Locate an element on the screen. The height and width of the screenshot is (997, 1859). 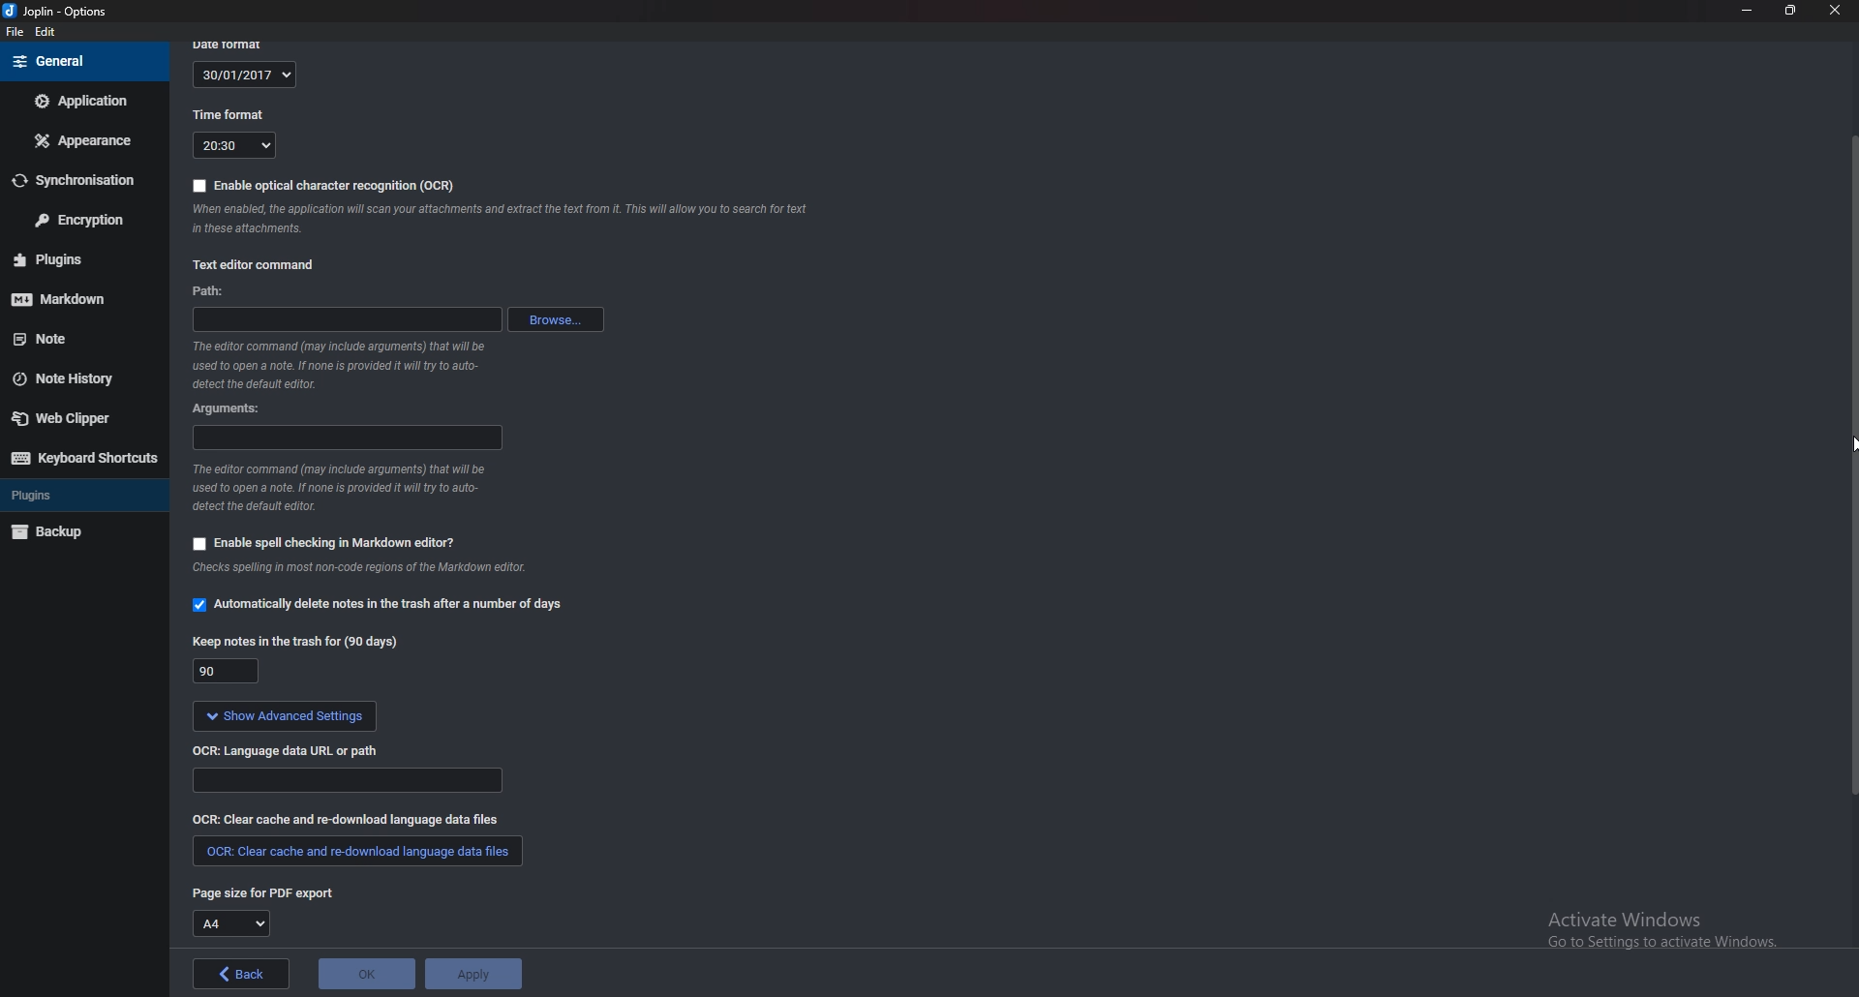
ok is located at coordinates (367, 975).